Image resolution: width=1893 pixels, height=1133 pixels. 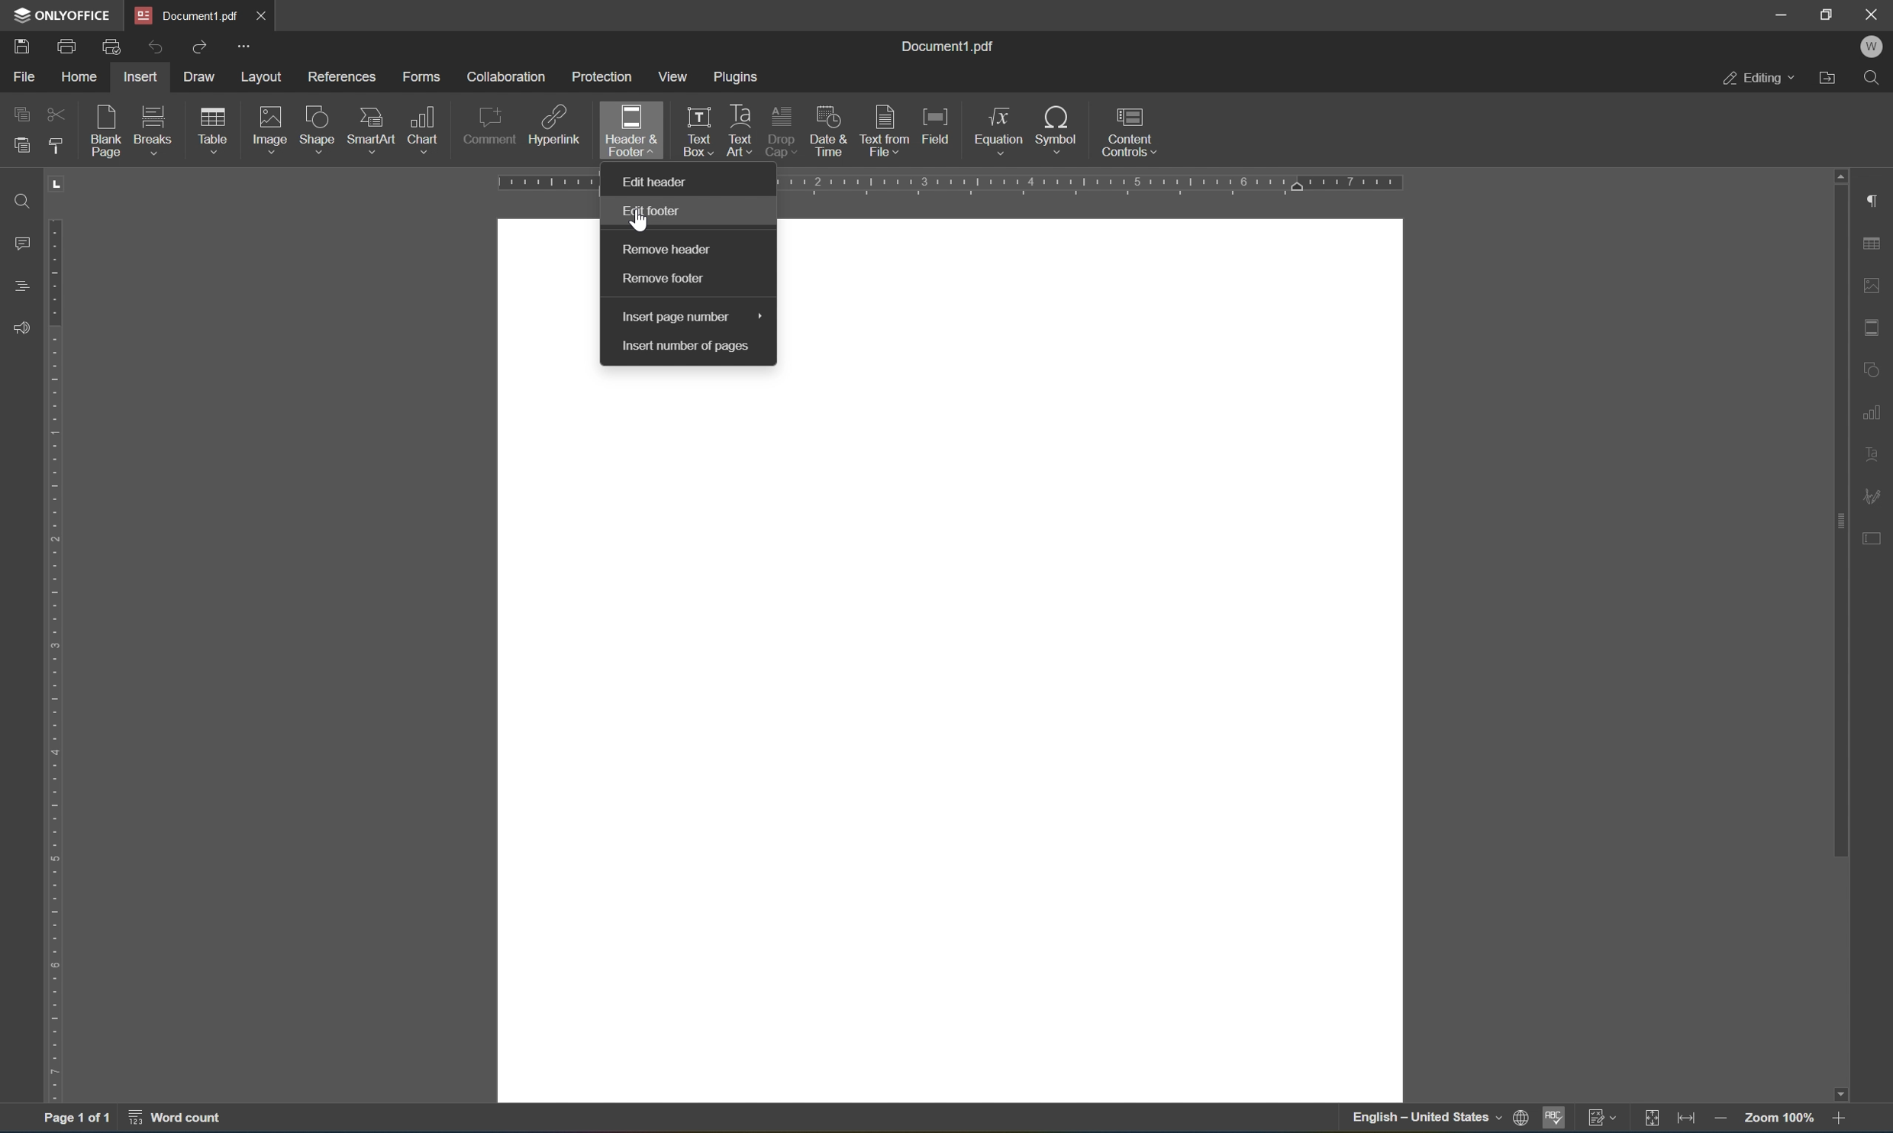 I want to click on plugins, so click(x=738, y=75).